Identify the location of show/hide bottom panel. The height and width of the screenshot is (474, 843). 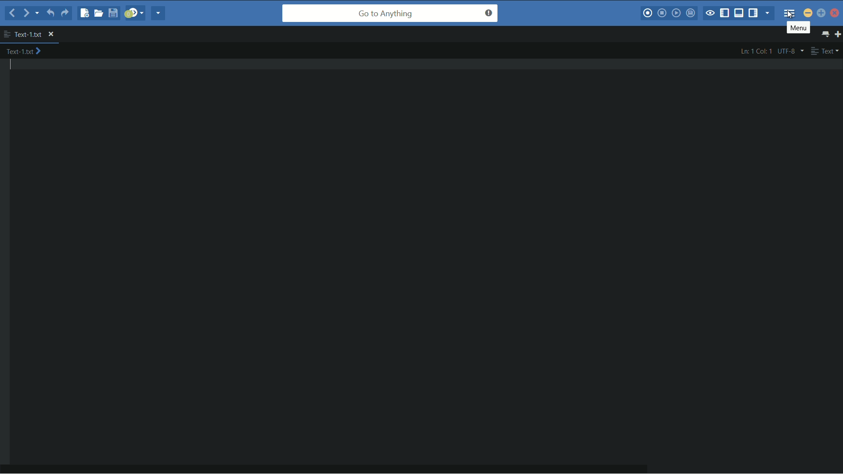
(739, 14).